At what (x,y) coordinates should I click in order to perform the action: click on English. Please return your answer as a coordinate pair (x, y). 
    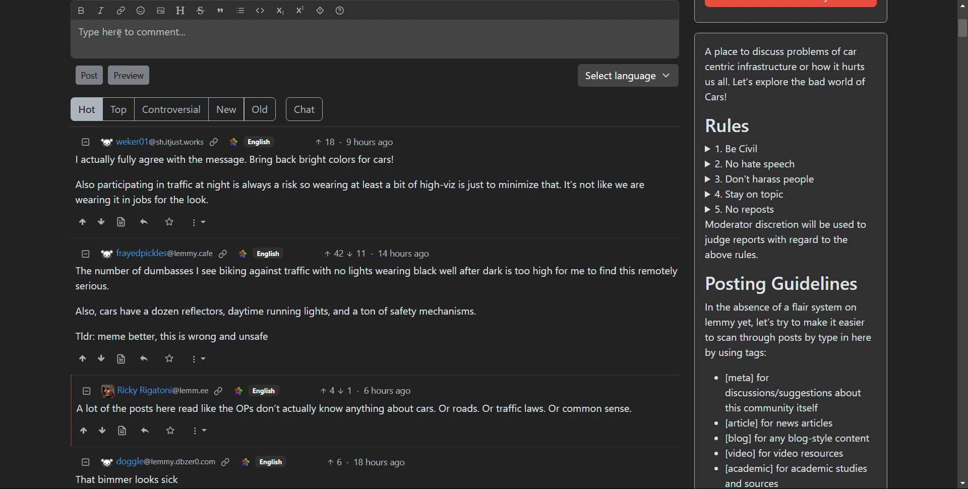
    Looking at the image, I should click on (259, 141).